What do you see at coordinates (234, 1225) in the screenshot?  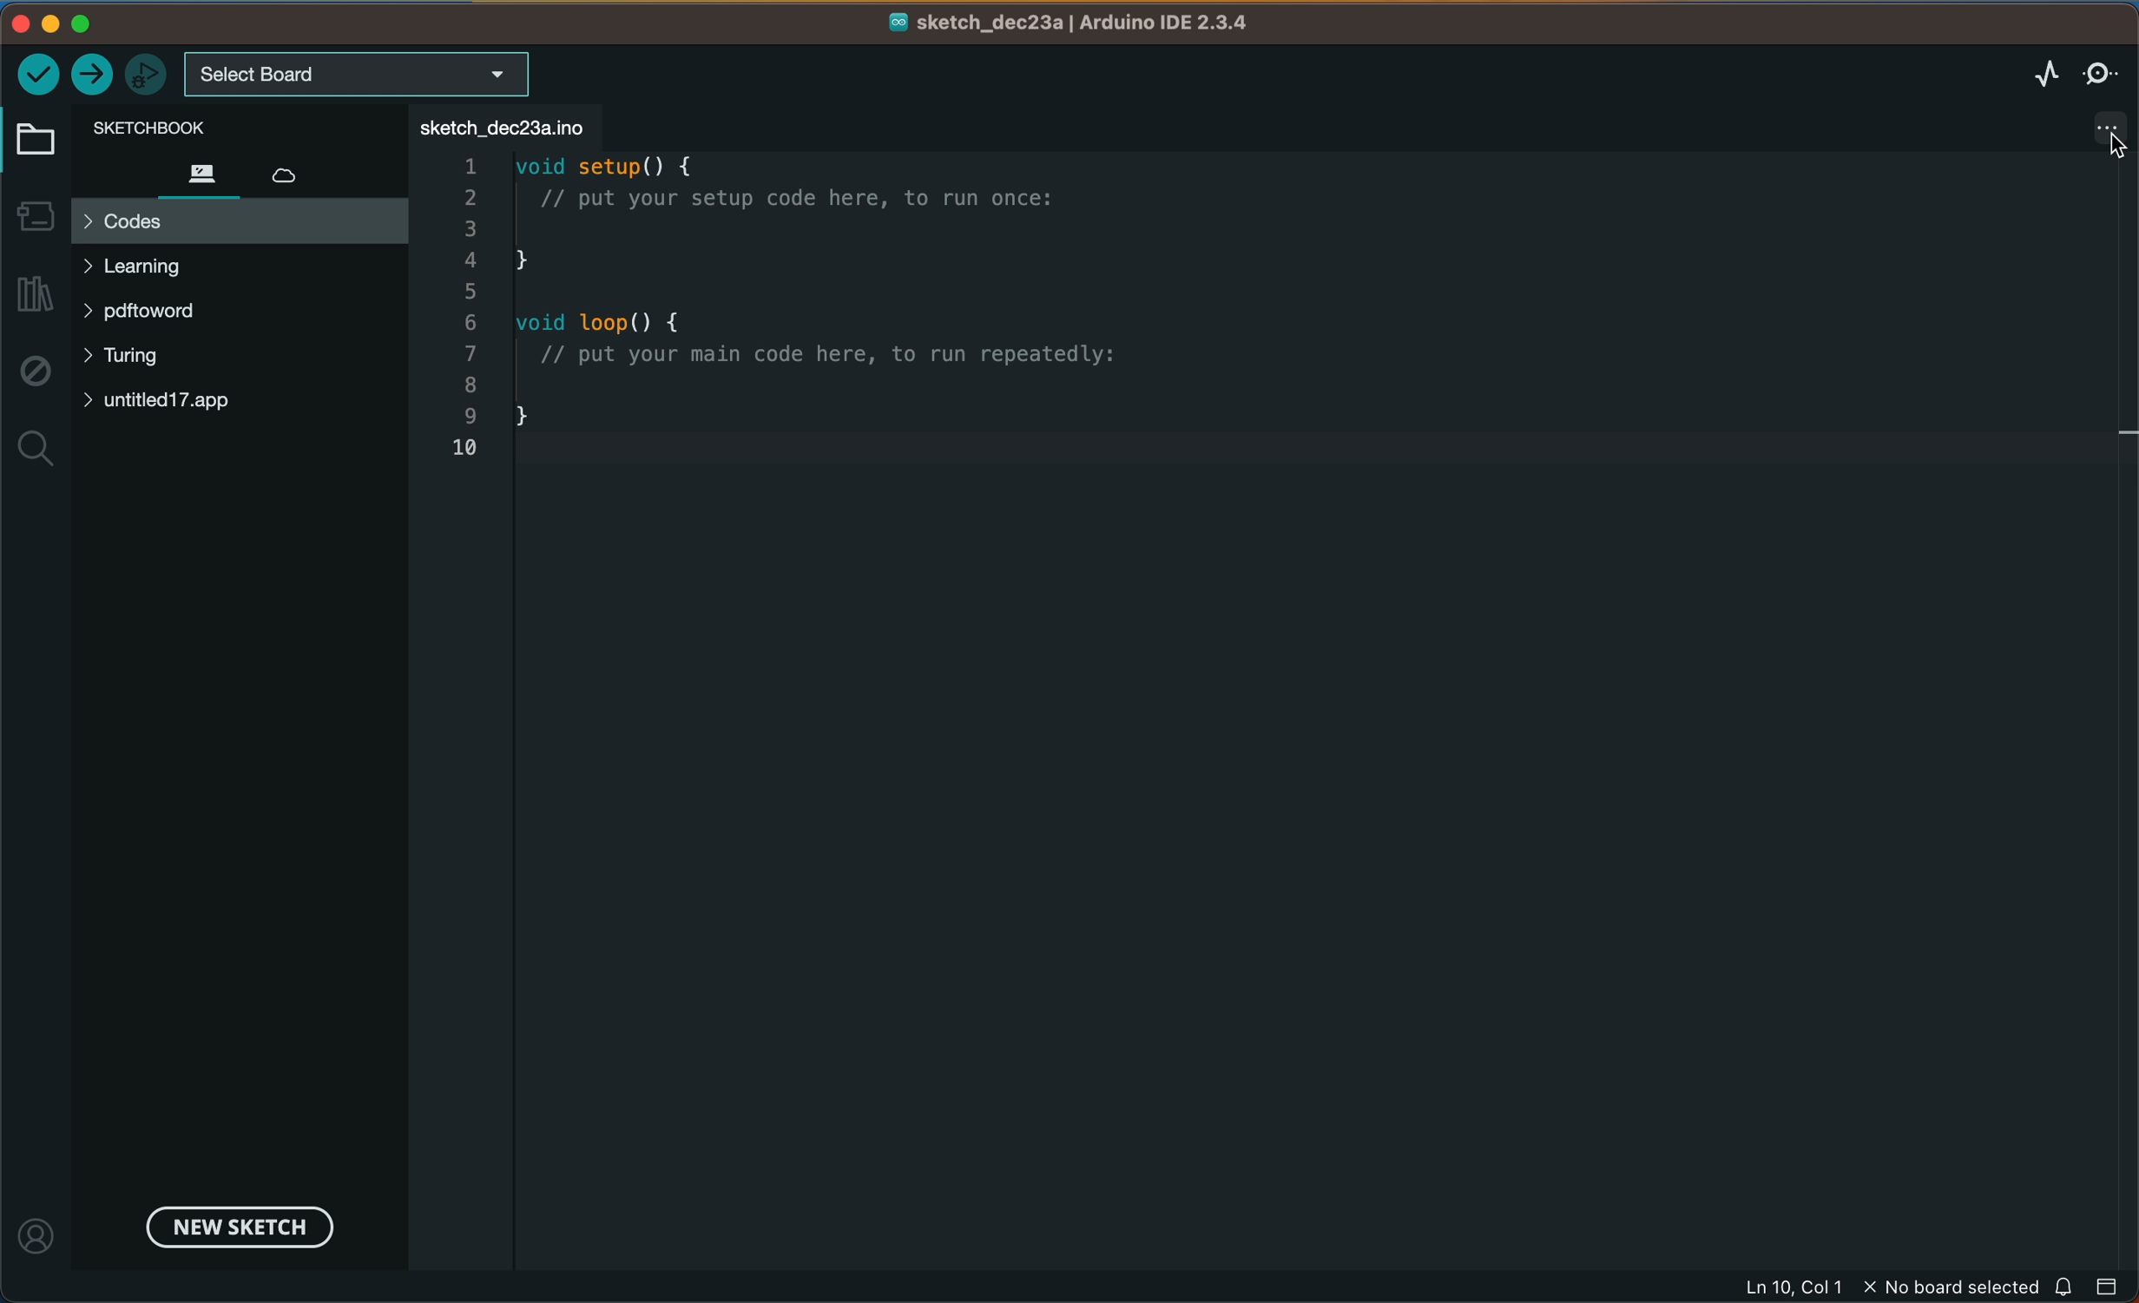 I see `new sketch` at bounding box center [234, 1225].